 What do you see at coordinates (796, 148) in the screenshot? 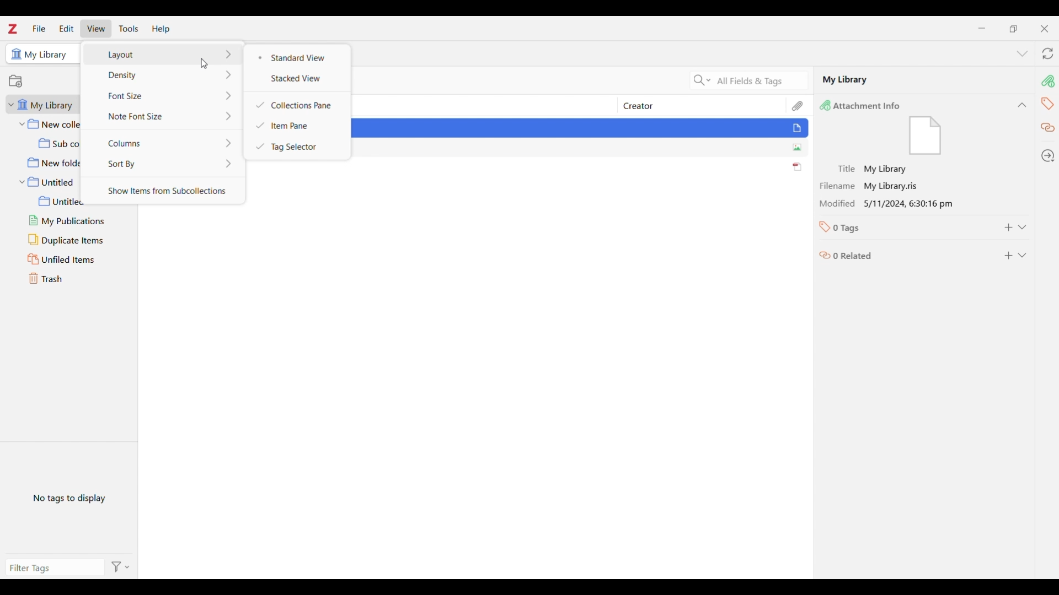
I see `image icon` at bounding box center [796, 148].